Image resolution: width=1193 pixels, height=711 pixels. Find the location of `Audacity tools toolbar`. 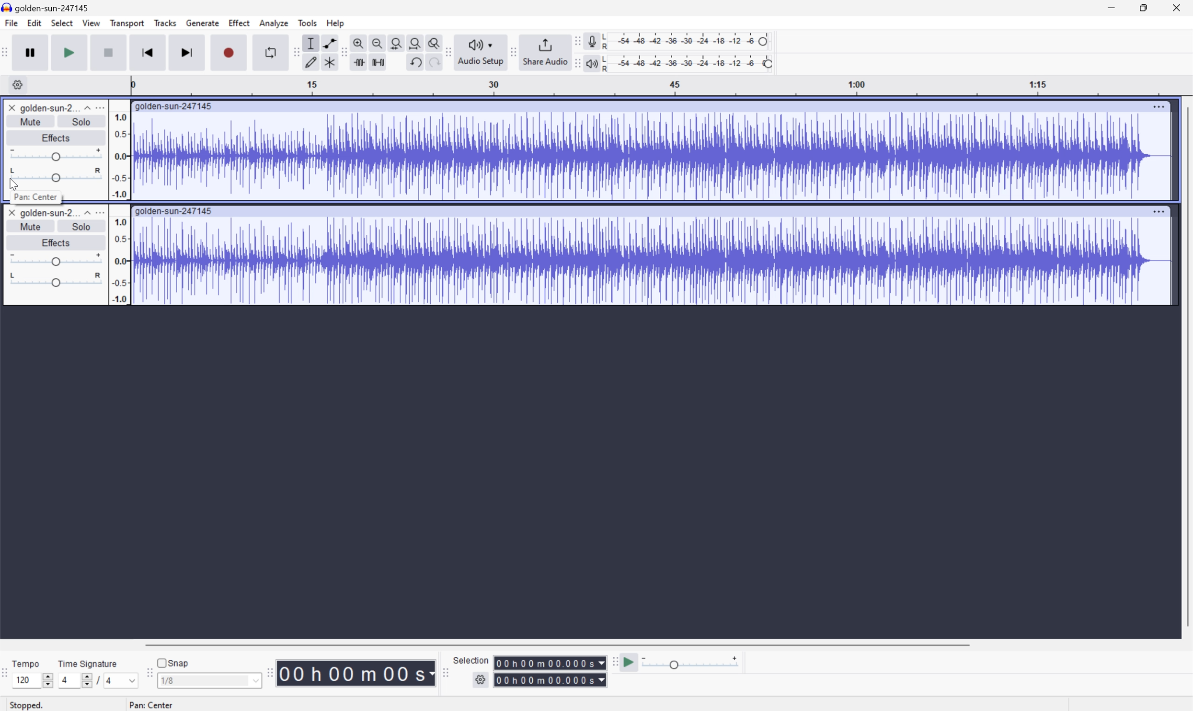

Audacity tools toolbar is located at coordinates (296, 52).